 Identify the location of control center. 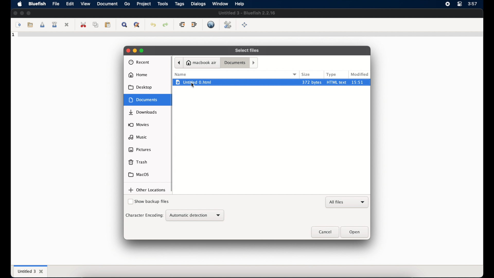
(460, 4).